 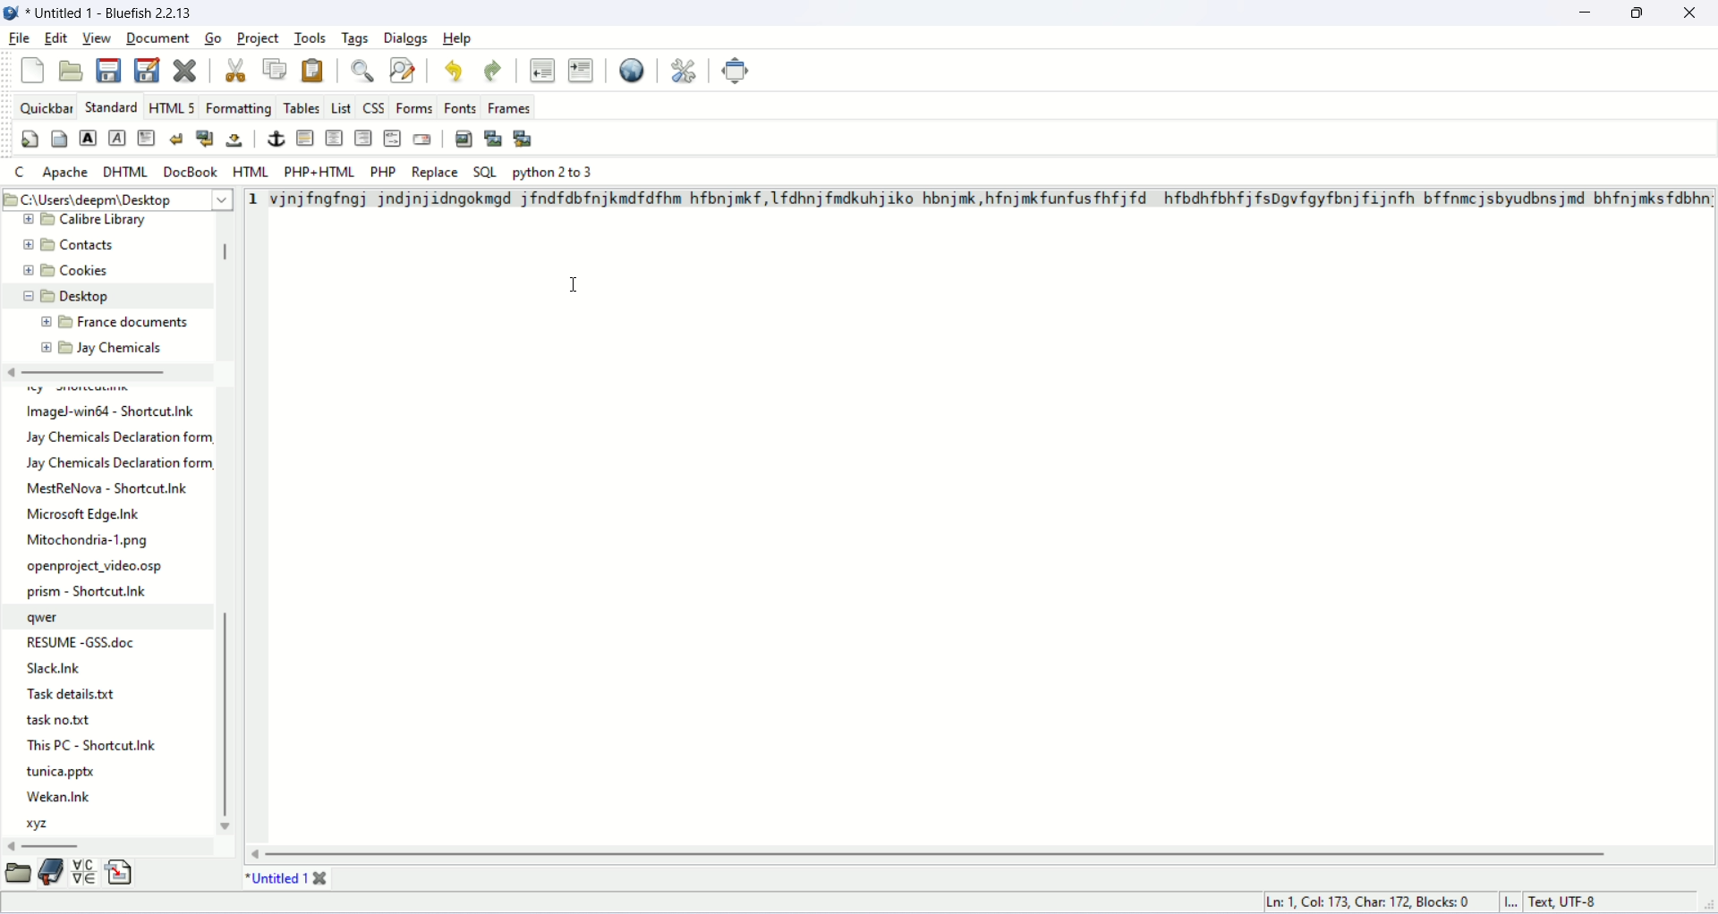 What do you see at coordinates (553, 172) in the screenshot?
I see `python 2 to 3` at bounding box center [553, 172].